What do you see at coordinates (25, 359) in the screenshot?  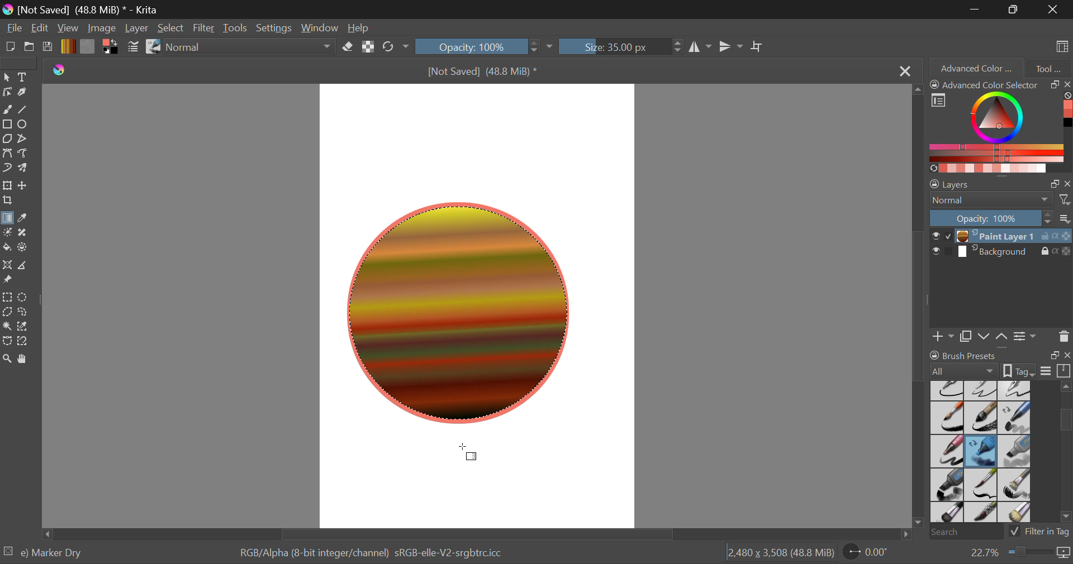 I see `Pan Tool` at bounding box center [25, 359].